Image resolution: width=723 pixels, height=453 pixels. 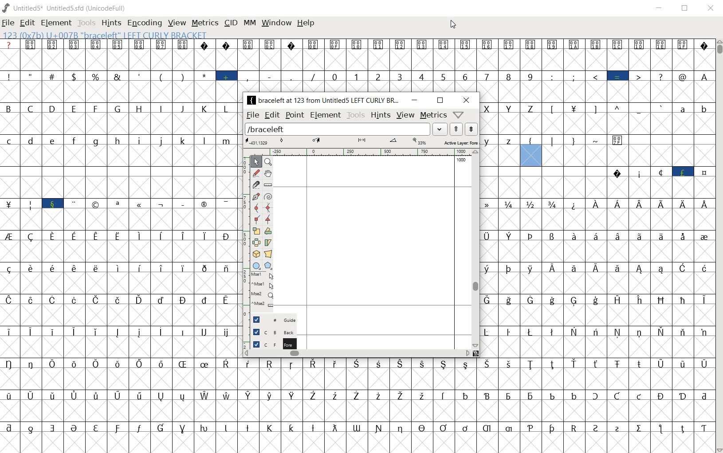 What do you see at coordinates (305, 23) in the screenshot?
I see `help` at bounding box center [305, 23].